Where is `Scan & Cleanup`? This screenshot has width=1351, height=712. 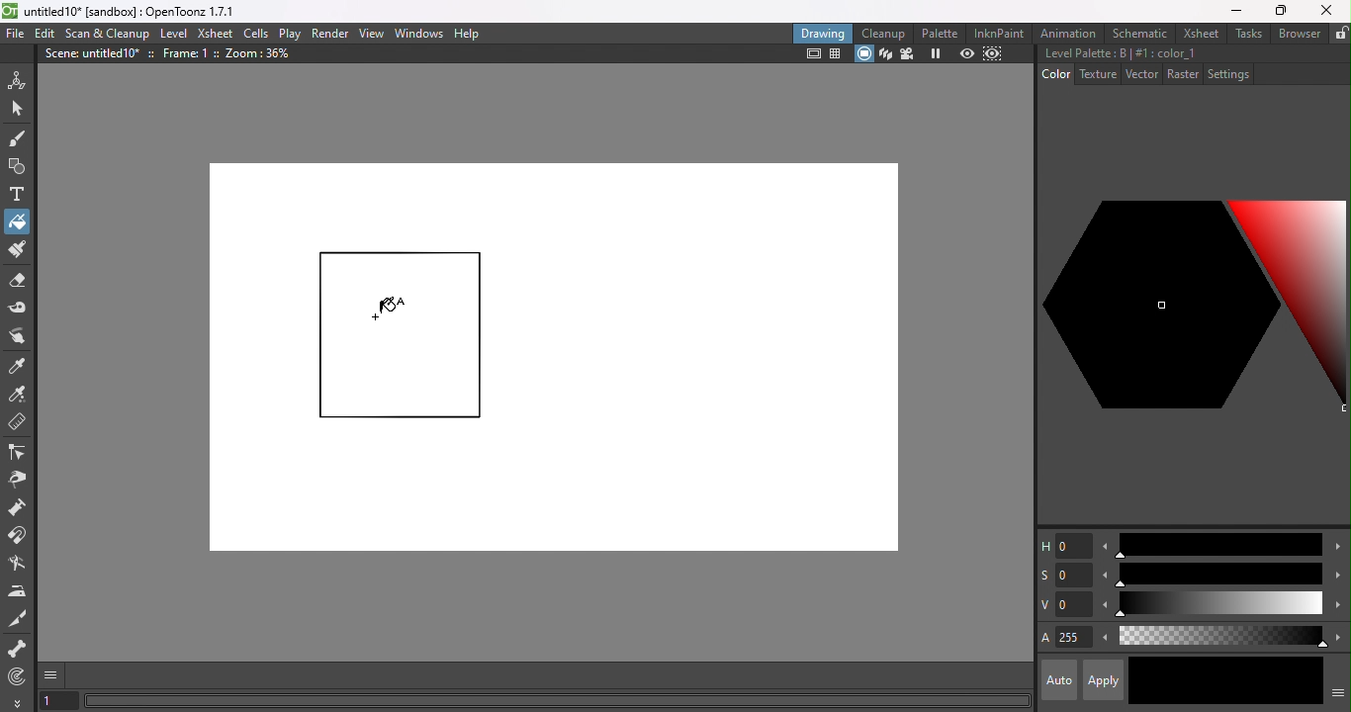
Scan & Cleanup is located at coordinates (108, 33).